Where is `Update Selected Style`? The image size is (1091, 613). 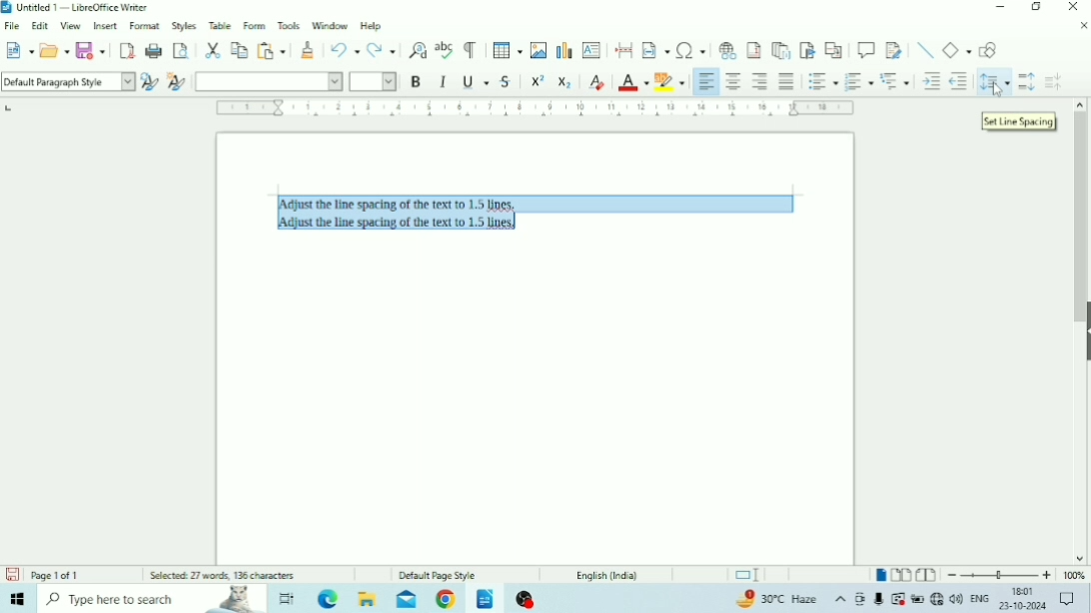 Update Selected Style is located at coordinates (149, 80).